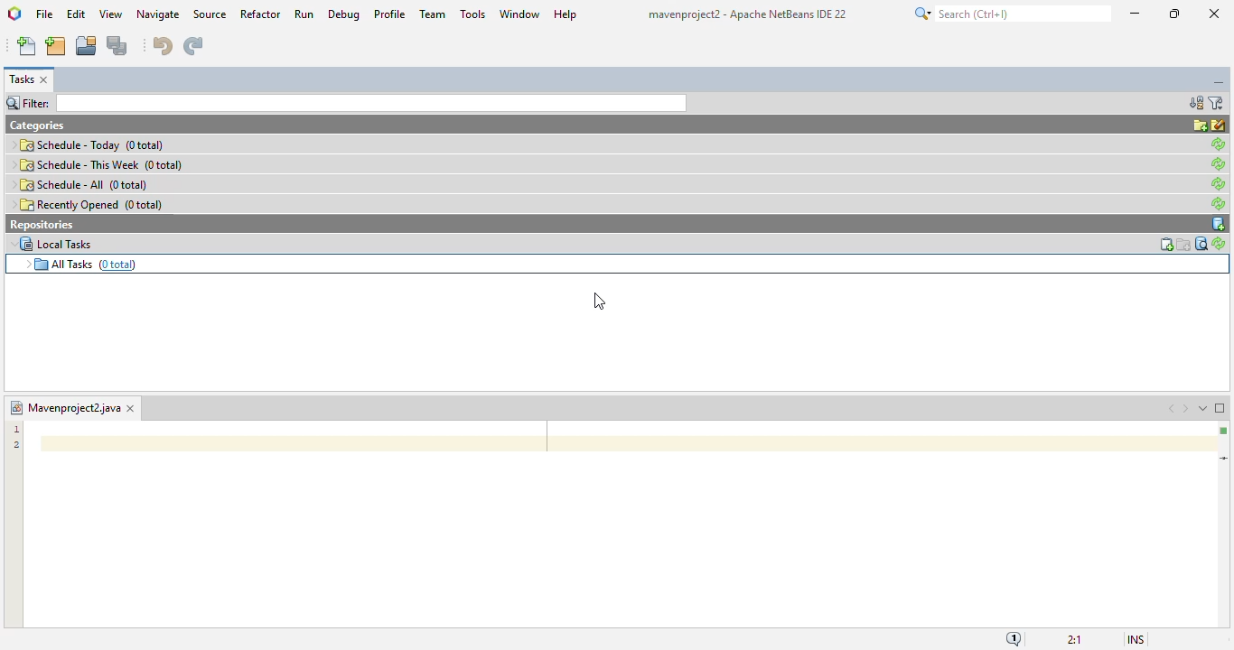  Describe the element at coordinates (158, 14) in the screenshot. I see `navigate` at that location.